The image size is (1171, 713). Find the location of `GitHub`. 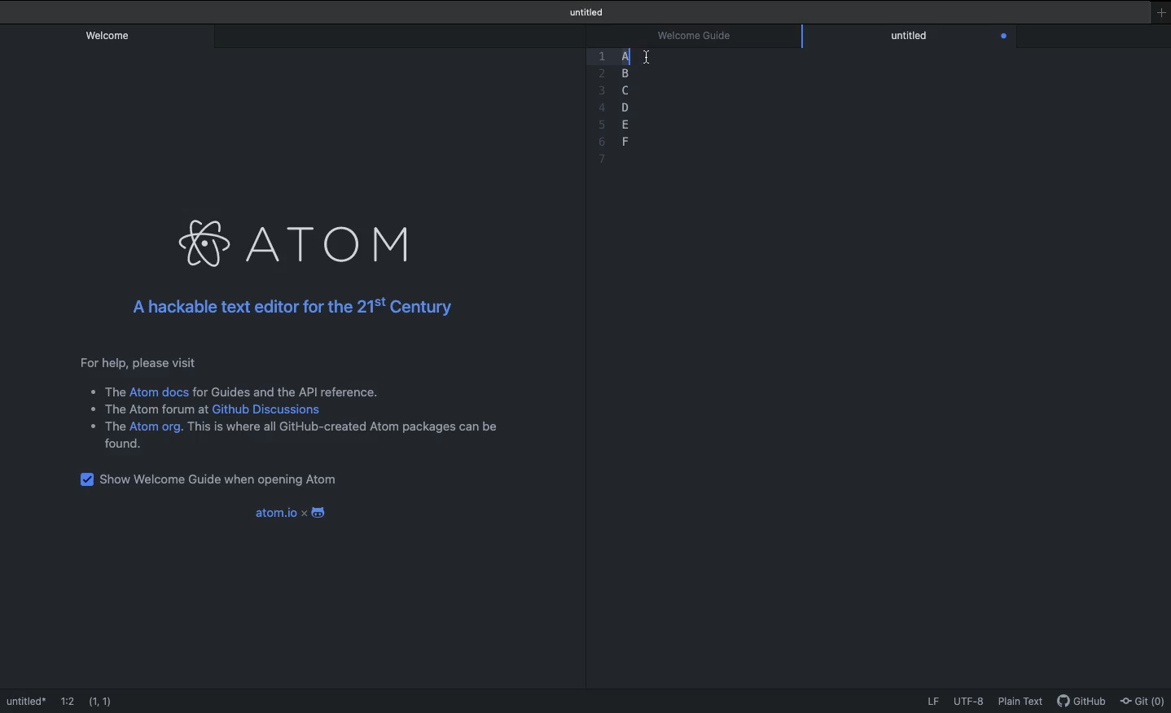

GitHub is located at coordinates (1082, 704).